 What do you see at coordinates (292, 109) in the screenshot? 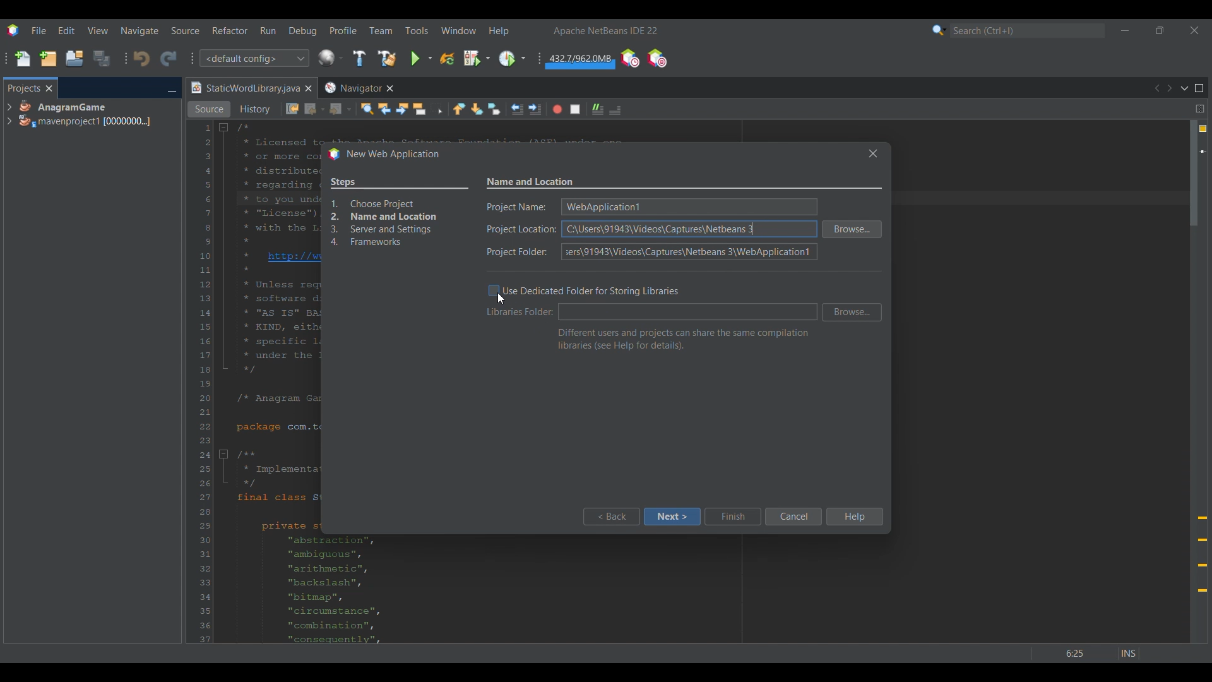
I see `Last edit` at bounding box center [292, 109].